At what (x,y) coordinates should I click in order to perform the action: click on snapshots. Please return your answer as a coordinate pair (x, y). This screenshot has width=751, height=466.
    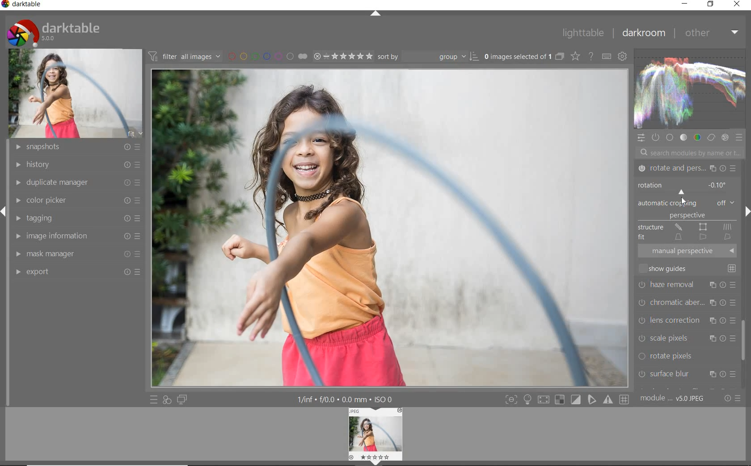
    Looking at the image, I should click on (76, 148).